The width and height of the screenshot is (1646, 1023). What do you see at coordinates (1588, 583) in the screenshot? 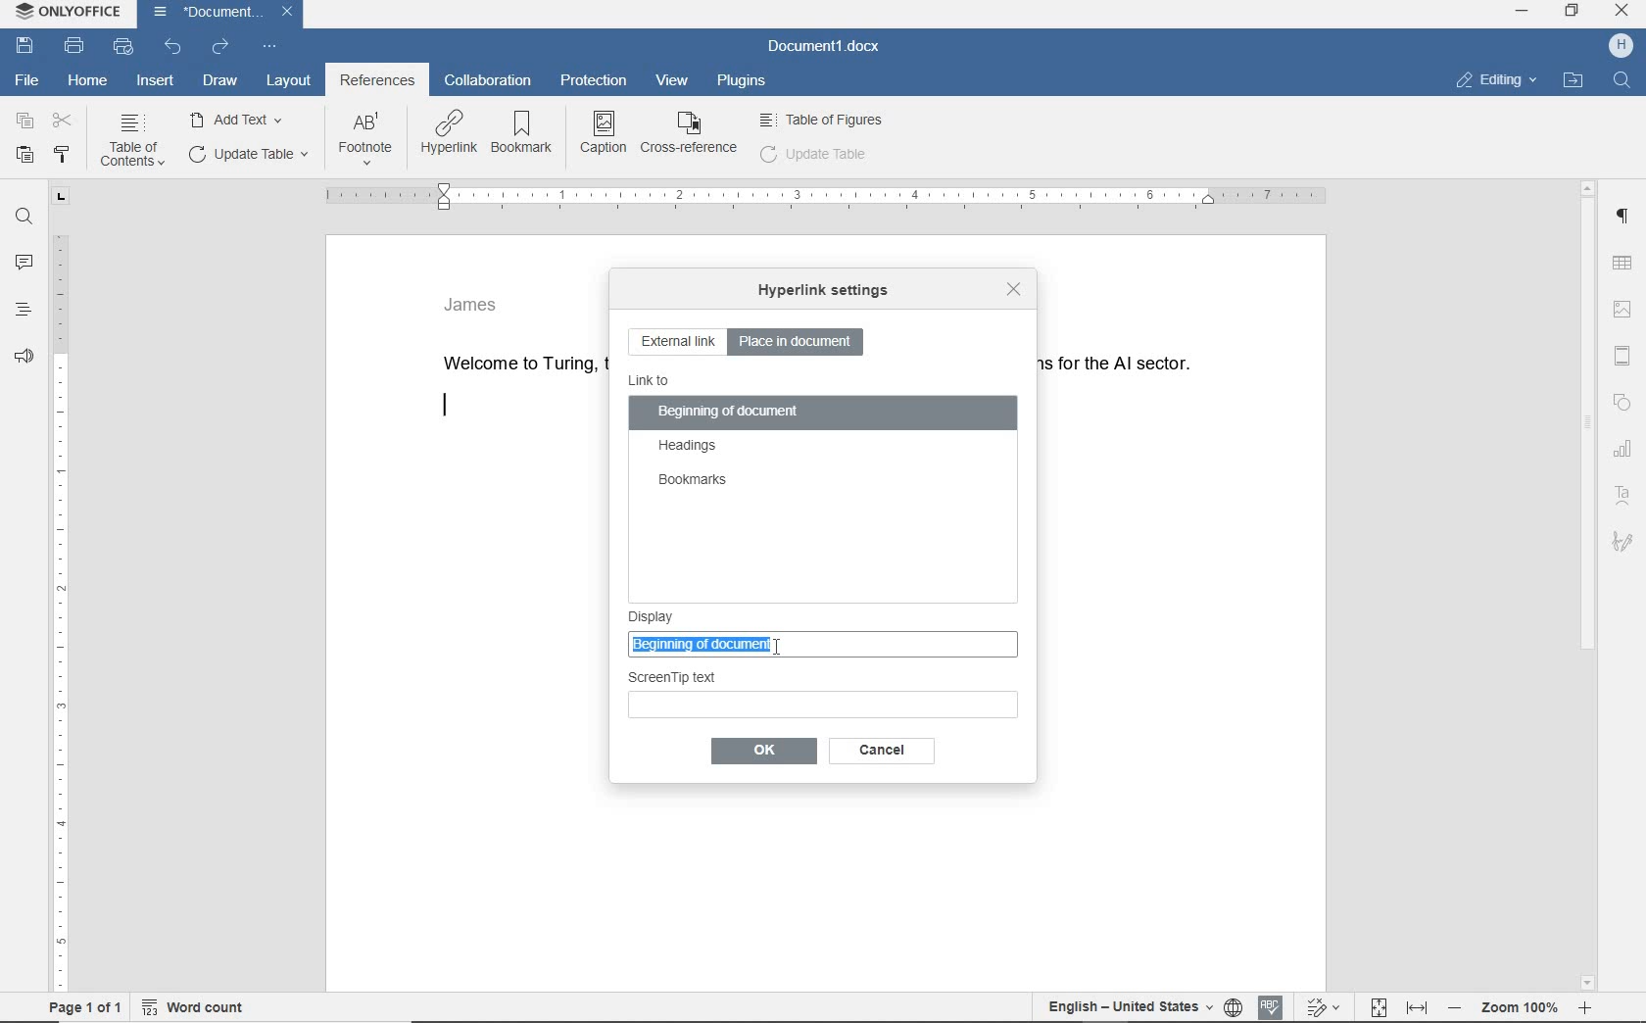
I see `scrollbar` at bounding box center [1588, 583].